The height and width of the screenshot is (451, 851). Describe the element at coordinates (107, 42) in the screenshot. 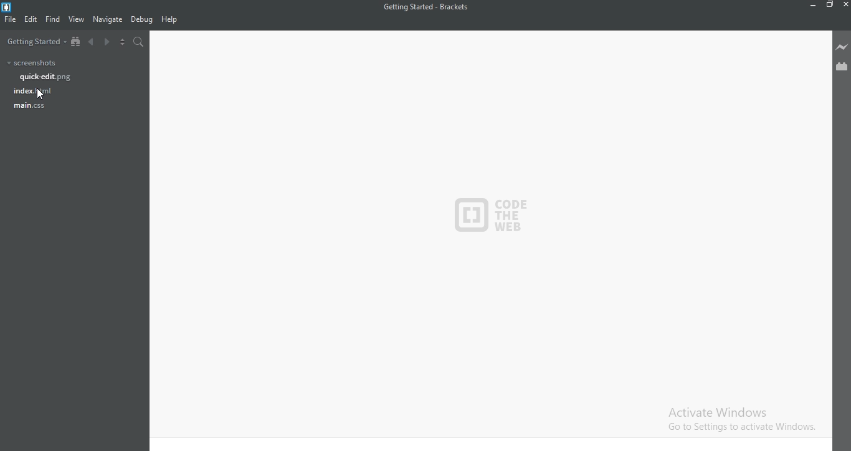

I see `Next document` at that location.